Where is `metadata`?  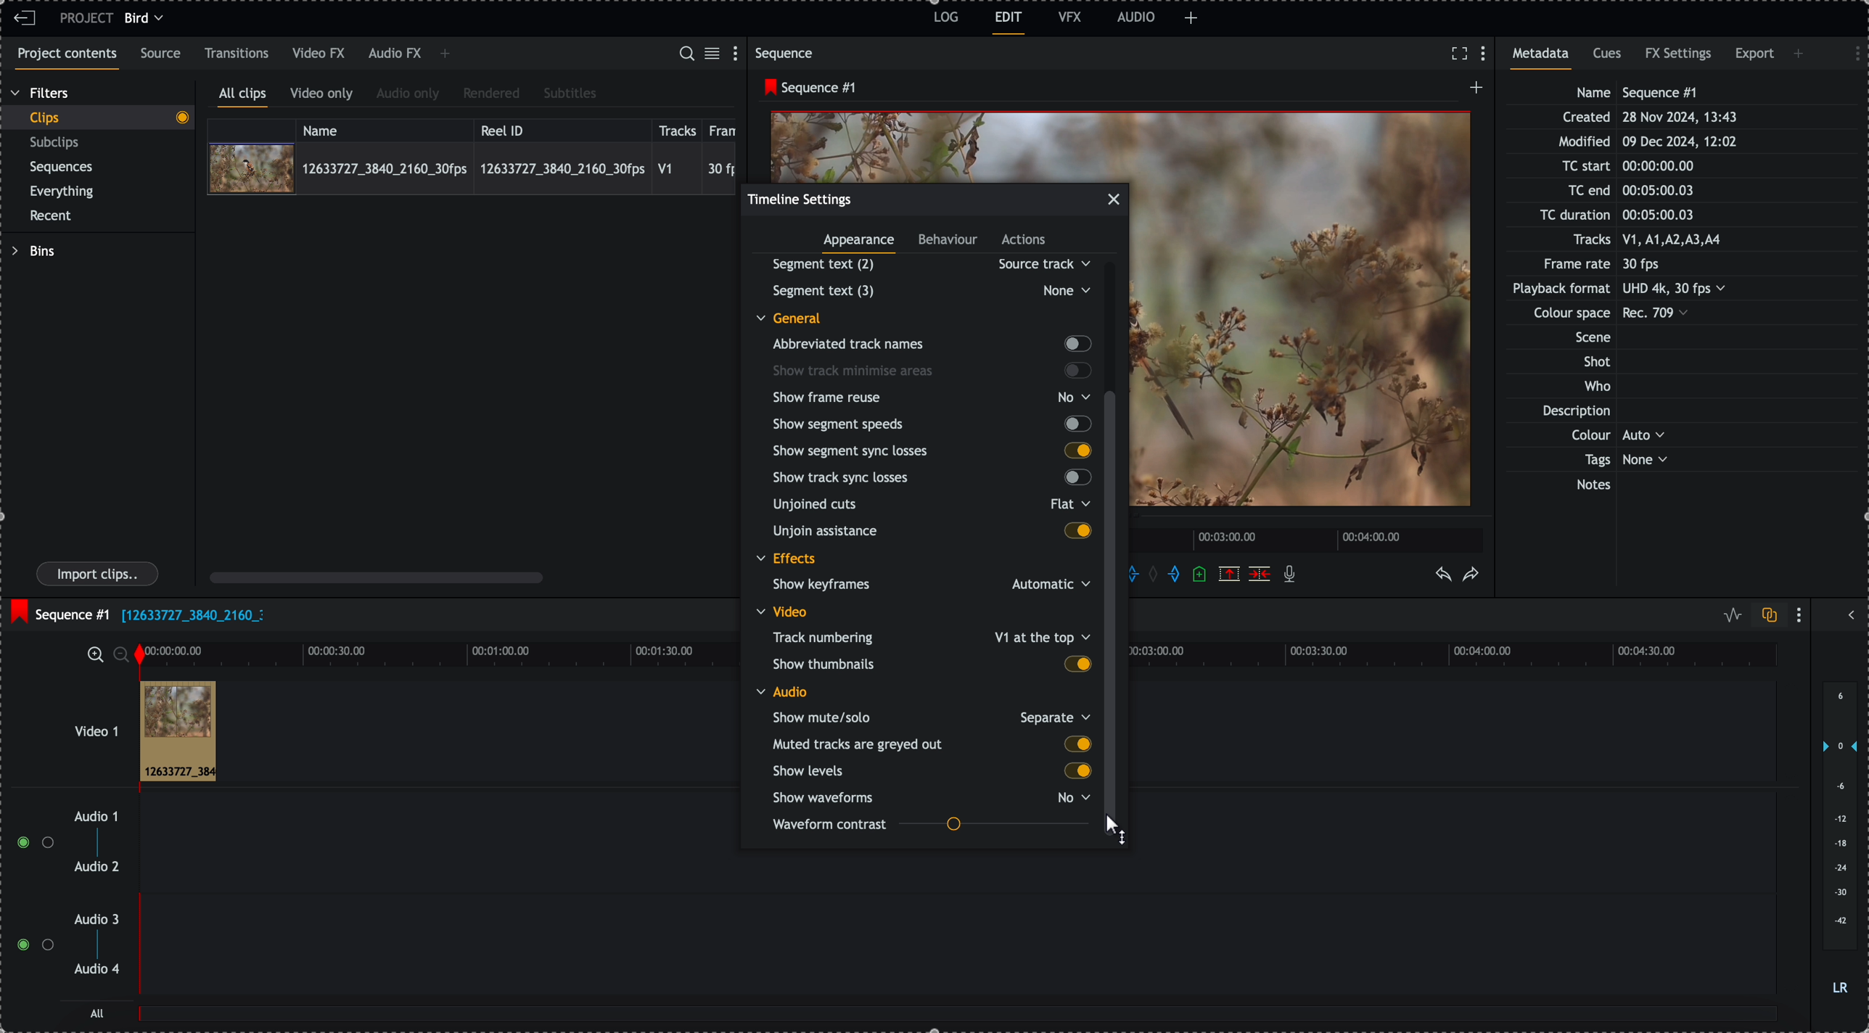
metadata is located at coordinates (1633, 290).